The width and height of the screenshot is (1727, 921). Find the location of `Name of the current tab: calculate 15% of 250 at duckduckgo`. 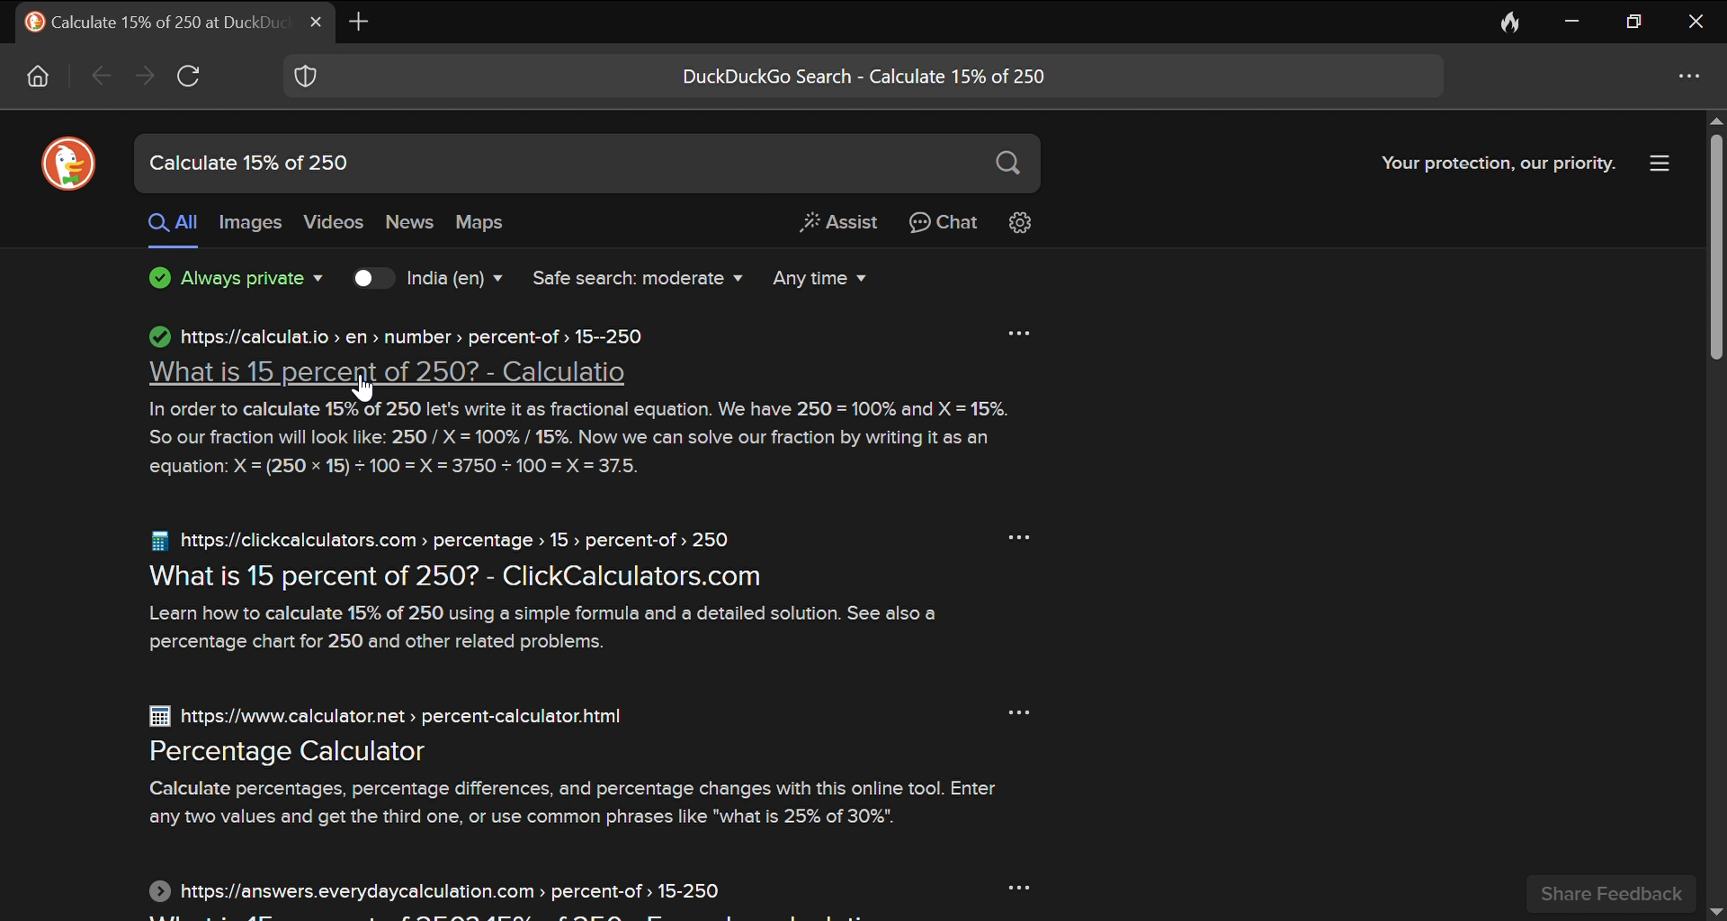

Name of the current tab: calculate 15% of 250 at duckduckgo is located at coordinates (148, 21).